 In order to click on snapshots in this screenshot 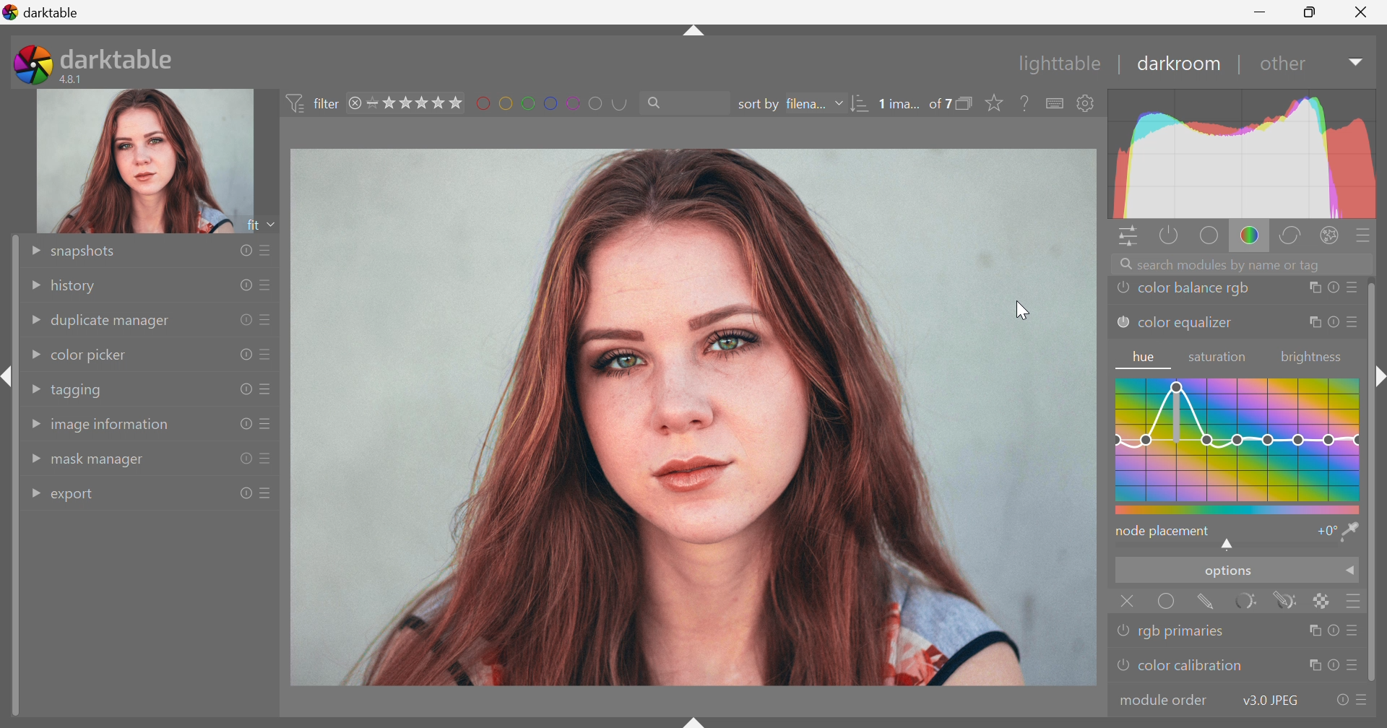, I will do `click(87, 251)`.